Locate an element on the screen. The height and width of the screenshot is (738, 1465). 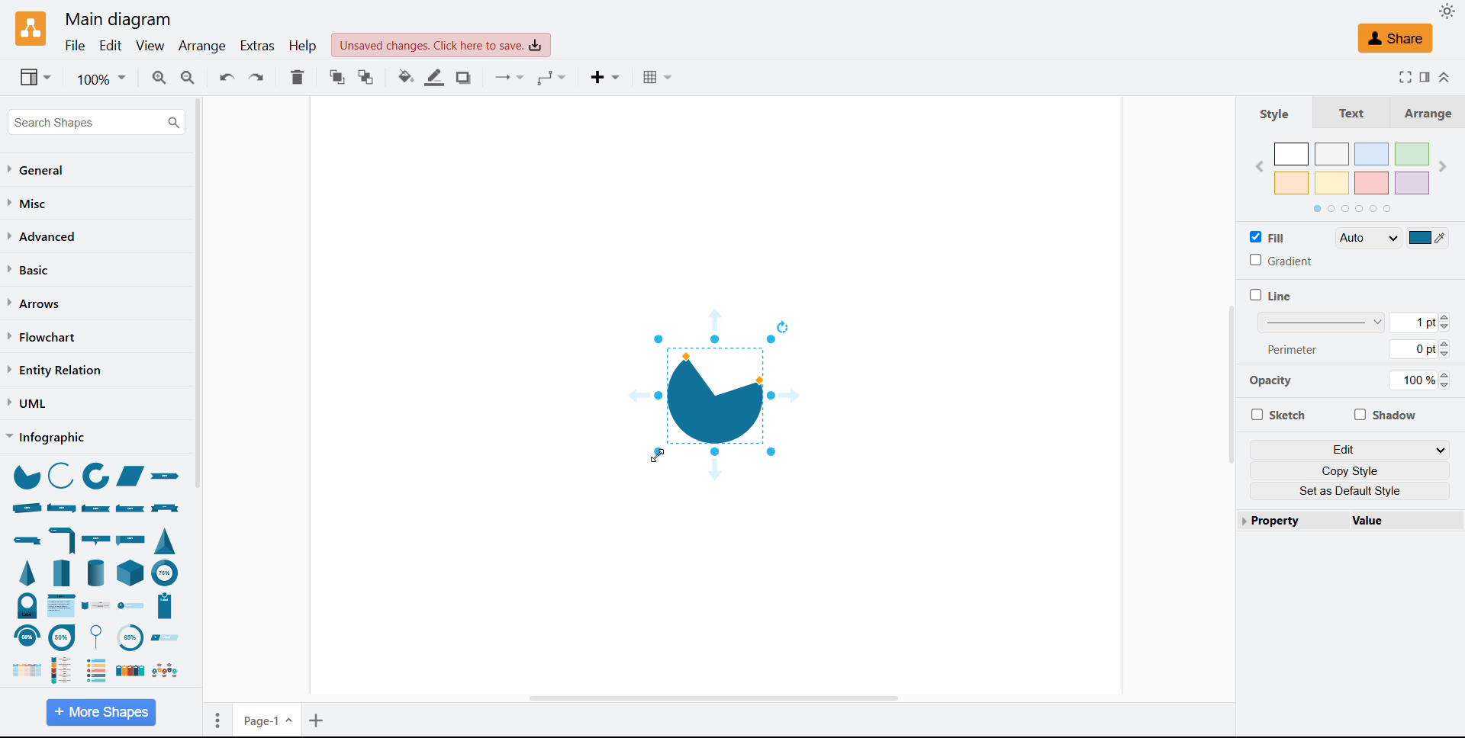
to Back   is located at coordinates (366, 77).